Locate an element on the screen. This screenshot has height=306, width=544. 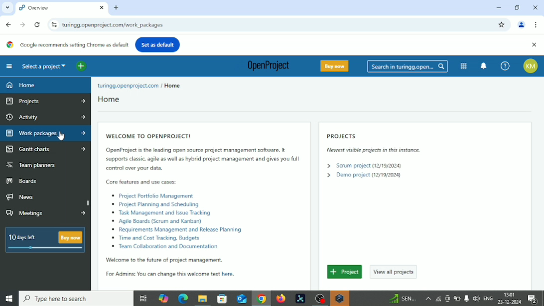
Account is located at coordinates (522, 25).